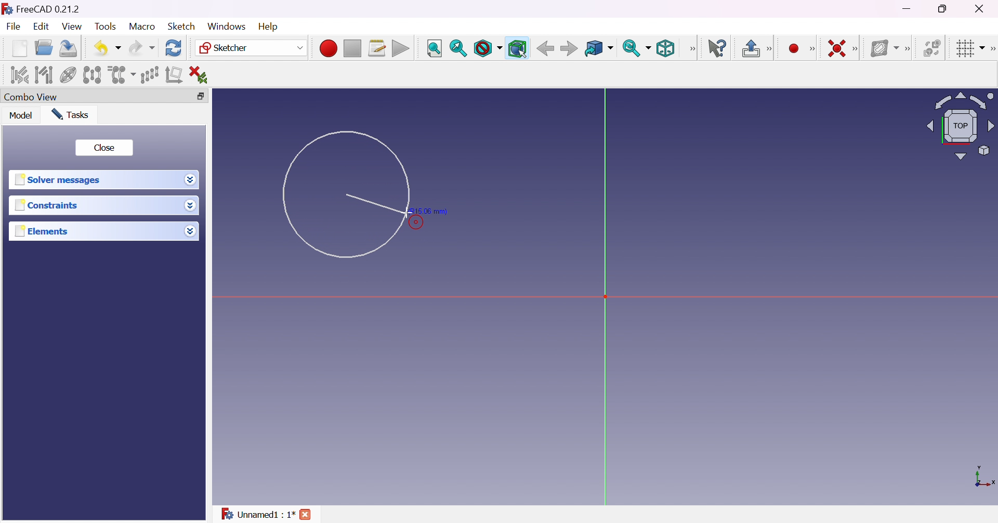 This screenshot has width=998, height=523. I want to click on Stop macro recording, so click(351, 49).